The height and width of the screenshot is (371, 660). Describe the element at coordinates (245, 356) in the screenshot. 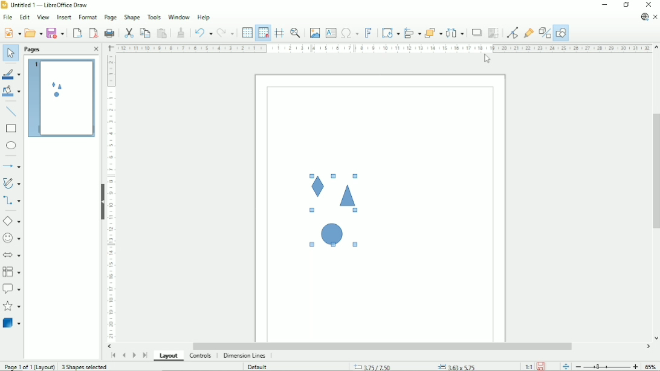

I see `Dimension lines` at that location.